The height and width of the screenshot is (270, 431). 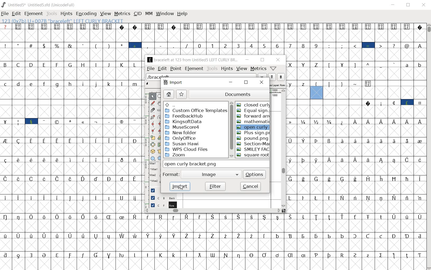 What do you see at coordinates (161, 205) in the screenshot?
I see `background` at bounding box center [161, 205].